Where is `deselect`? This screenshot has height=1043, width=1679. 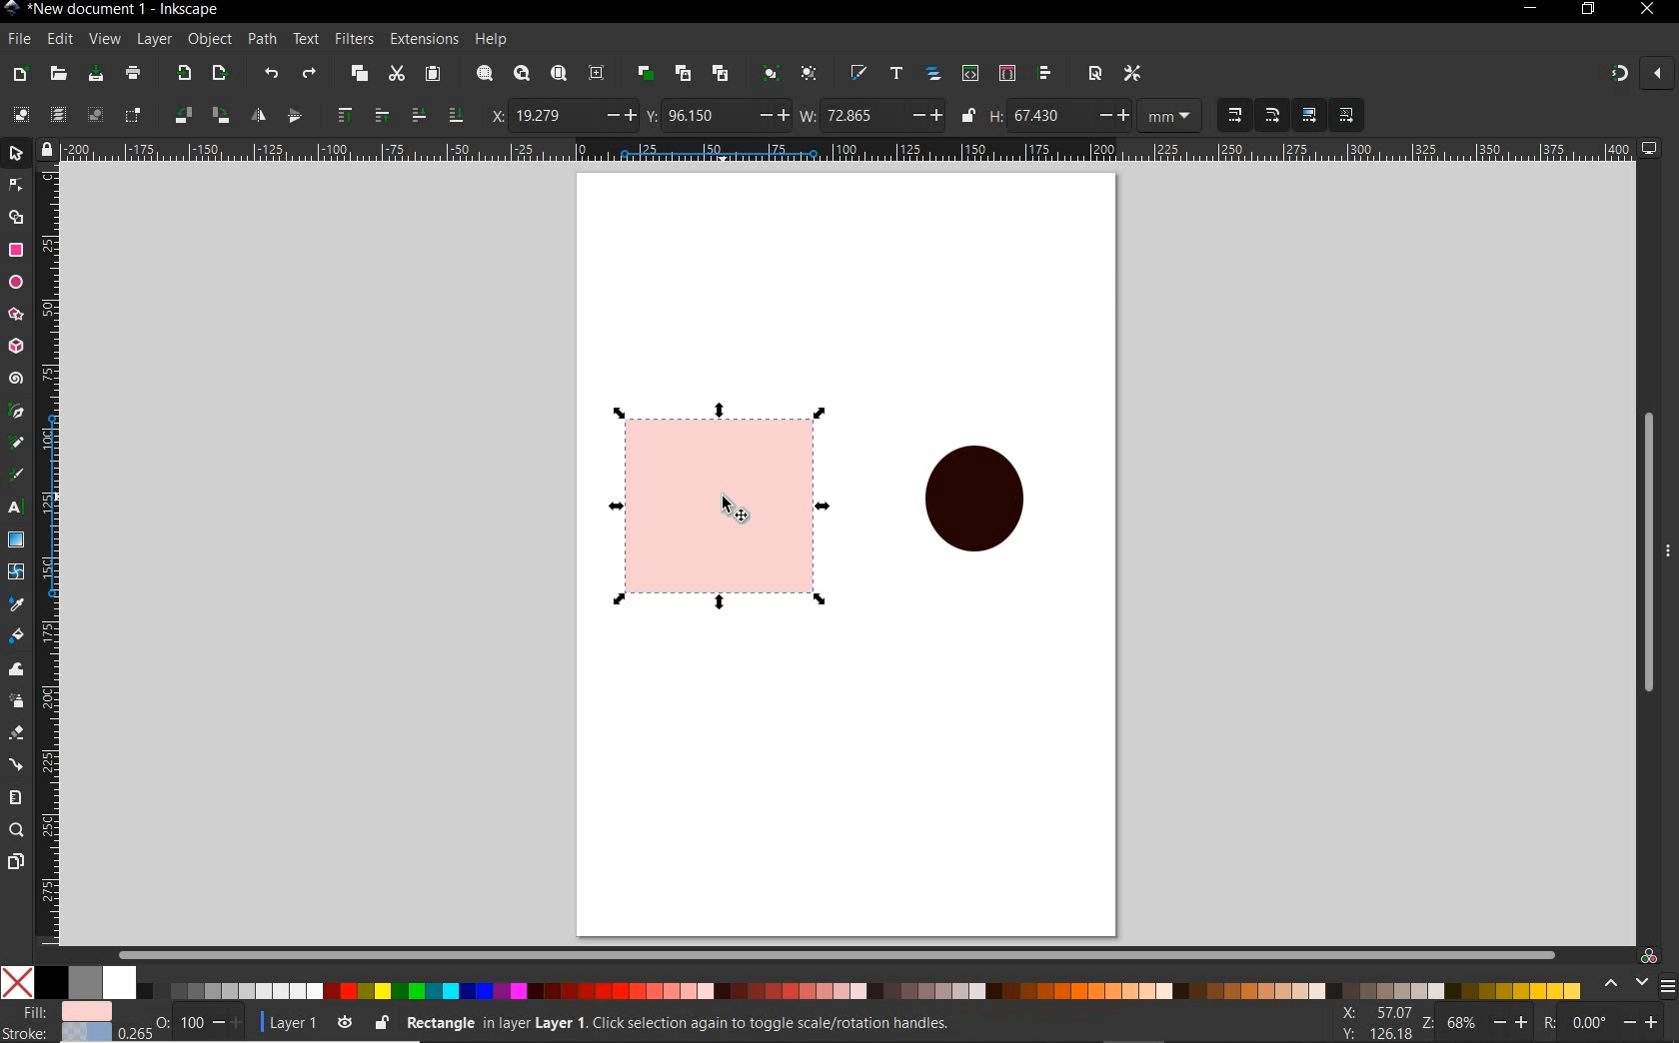 deselect is located at coordinates (95, 117).